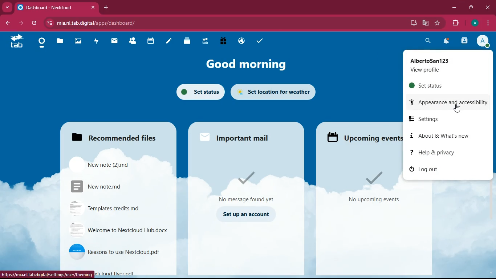 This screenshot has height=279, width=496. What do you see at coordinates (432, 153) in the screenshot?
I see `help` at bounding box center [432, 153].